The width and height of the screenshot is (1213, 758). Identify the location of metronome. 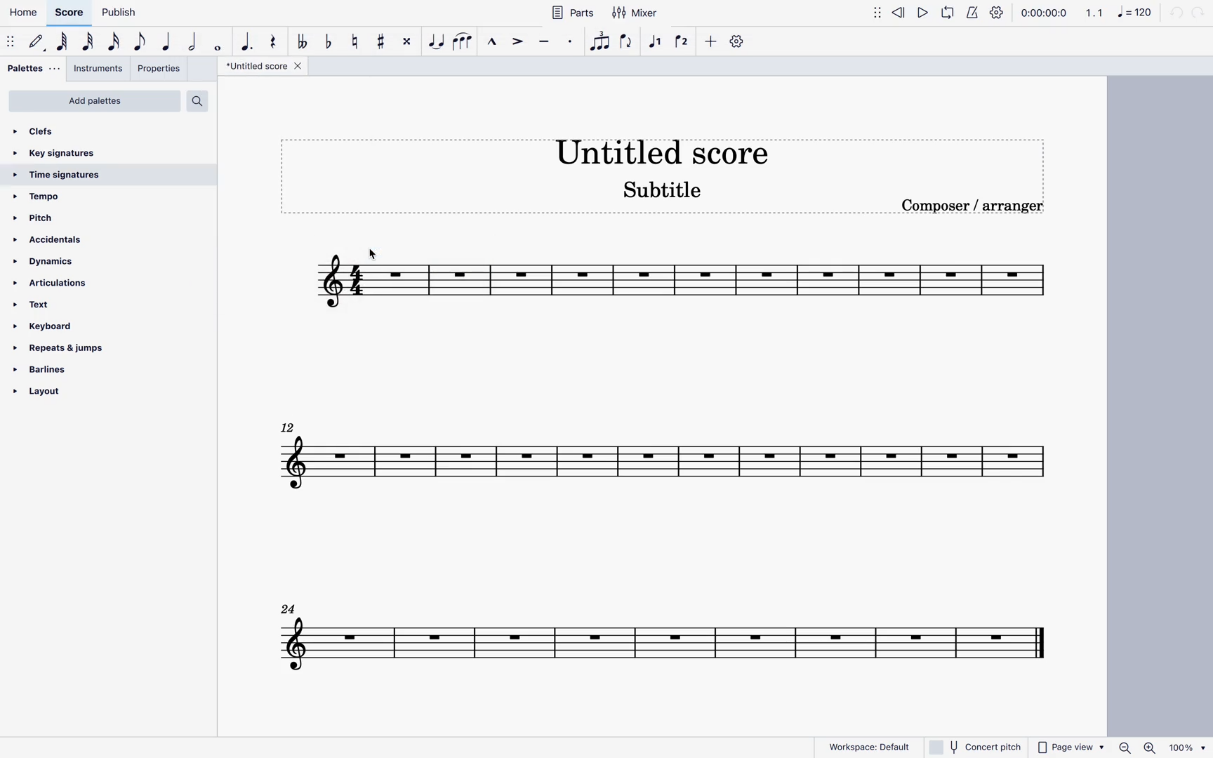
(970, 13).